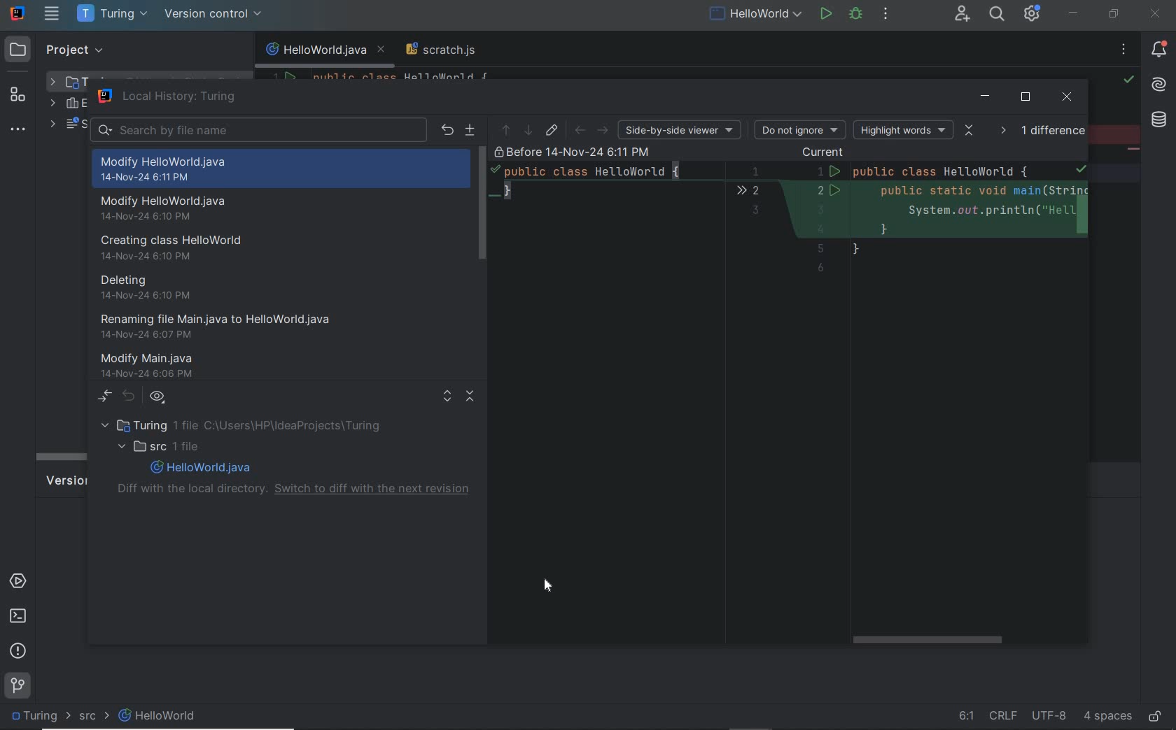 The height and width of the screenshot is (730, 1176). I want to click on main menu, so click(52, 13).